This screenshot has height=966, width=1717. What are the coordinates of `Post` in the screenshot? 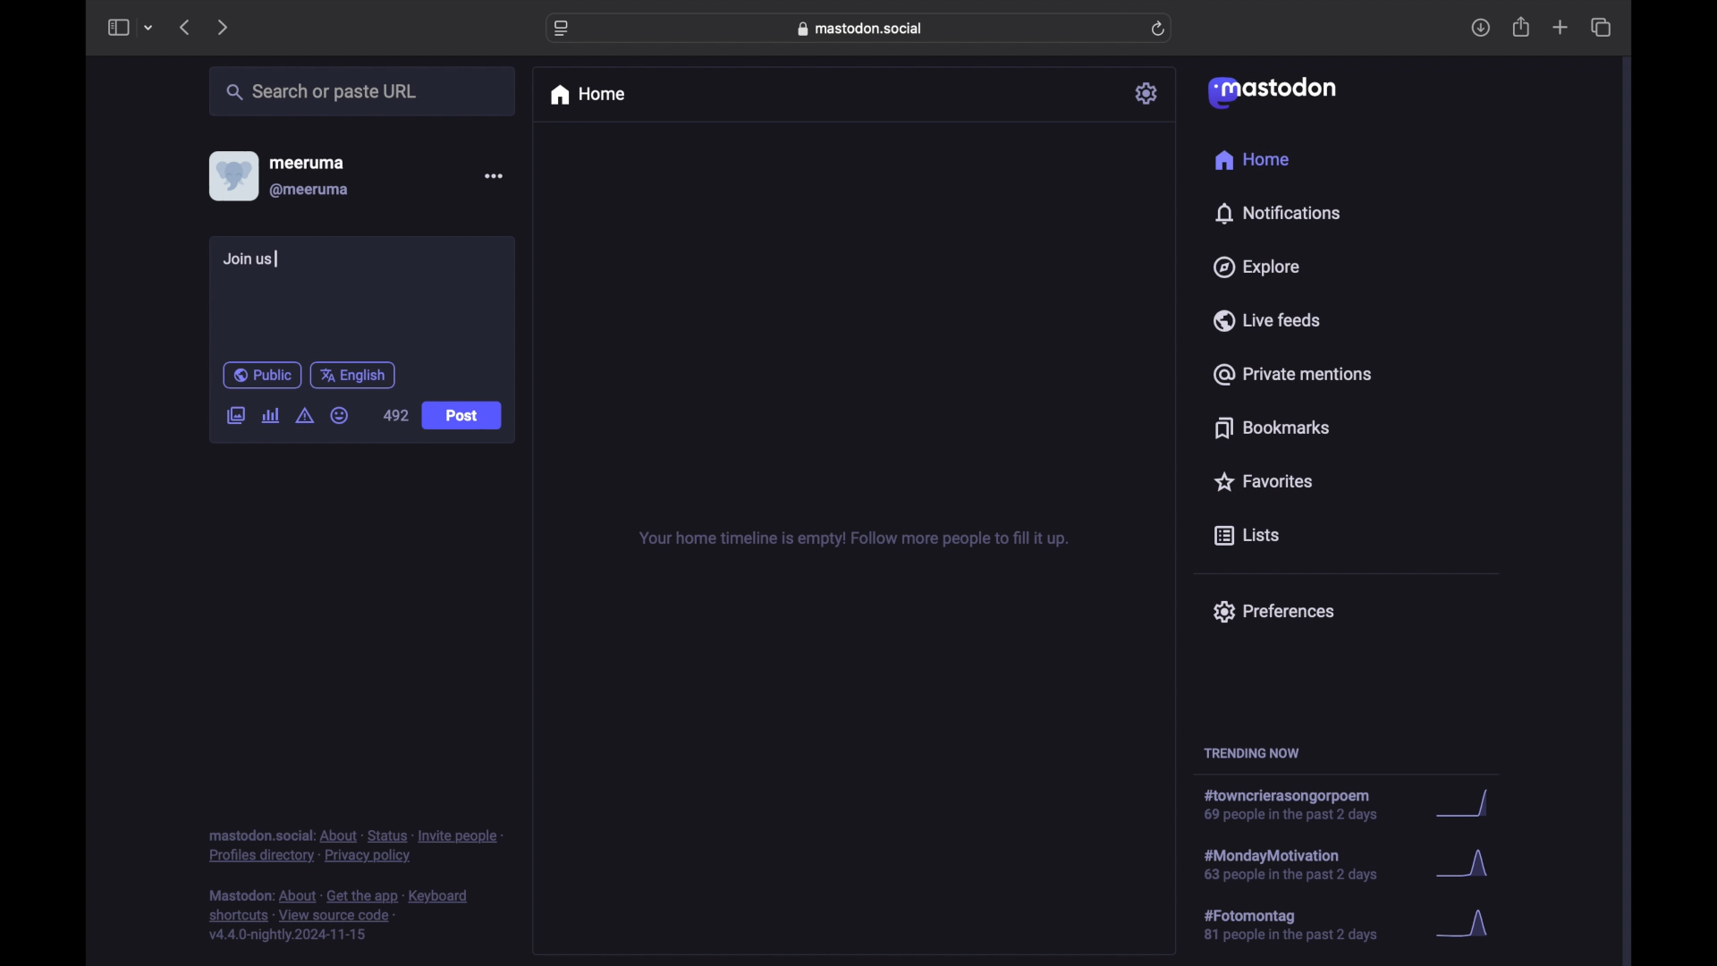 It's located at (464, 418).